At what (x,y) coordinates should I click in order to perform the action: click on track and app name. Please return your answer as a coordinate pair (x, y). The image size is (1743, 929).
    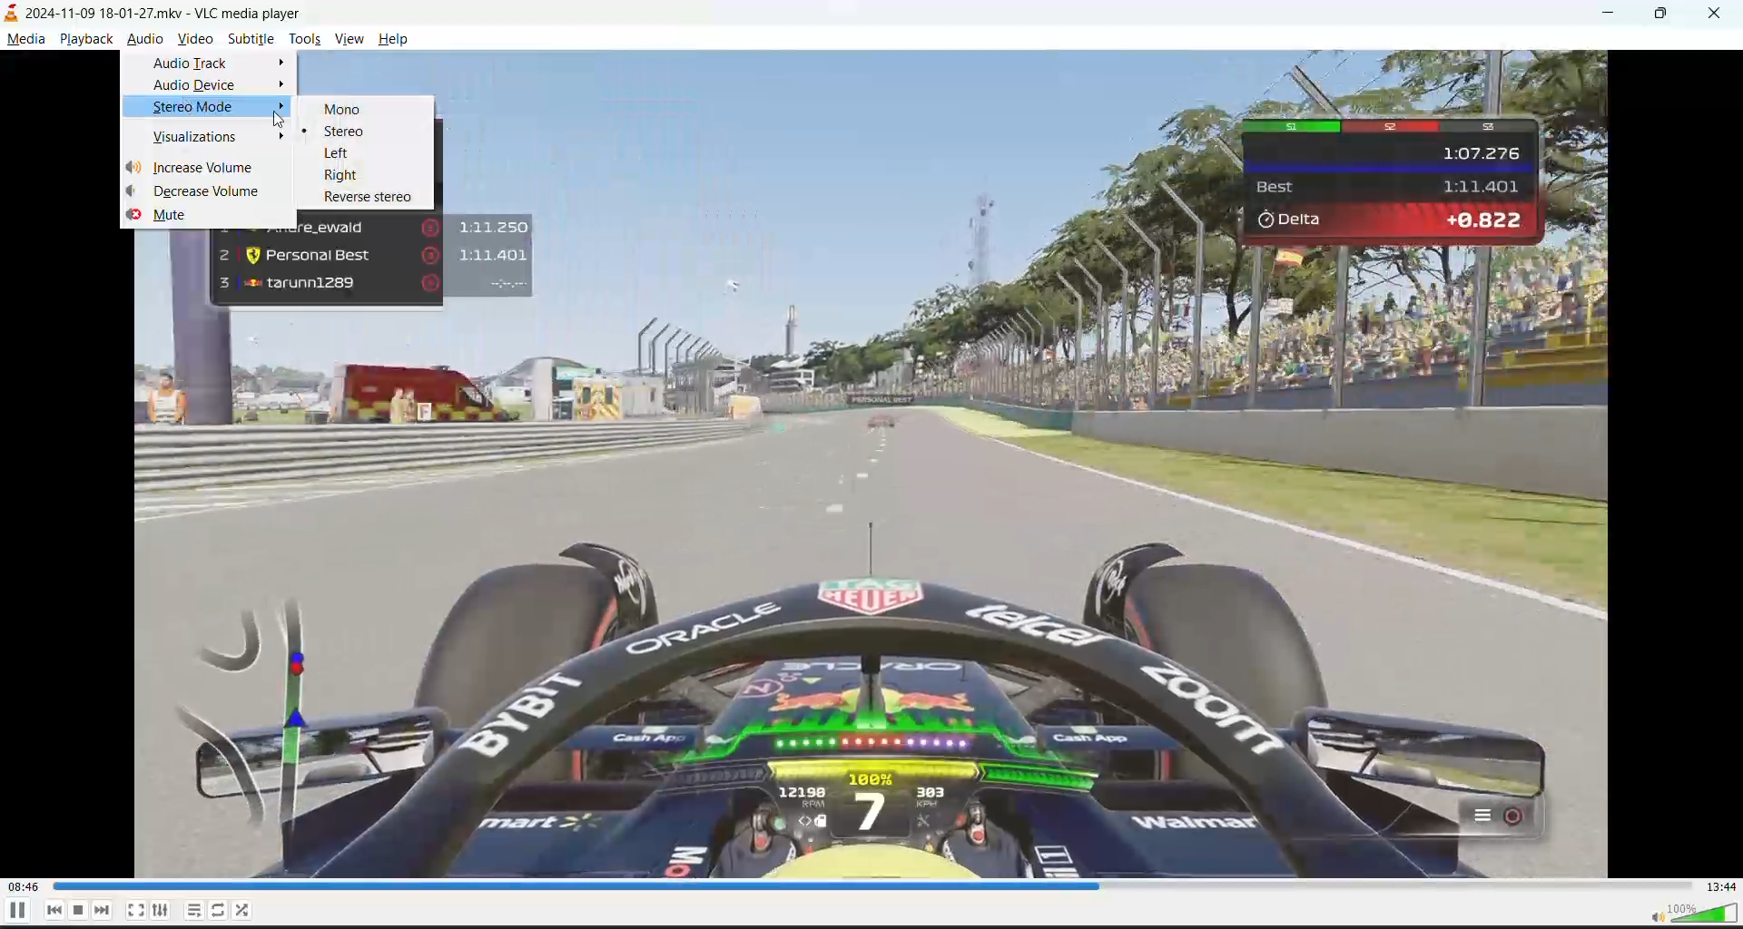
    Looking at the image, I should click on (160, 13).